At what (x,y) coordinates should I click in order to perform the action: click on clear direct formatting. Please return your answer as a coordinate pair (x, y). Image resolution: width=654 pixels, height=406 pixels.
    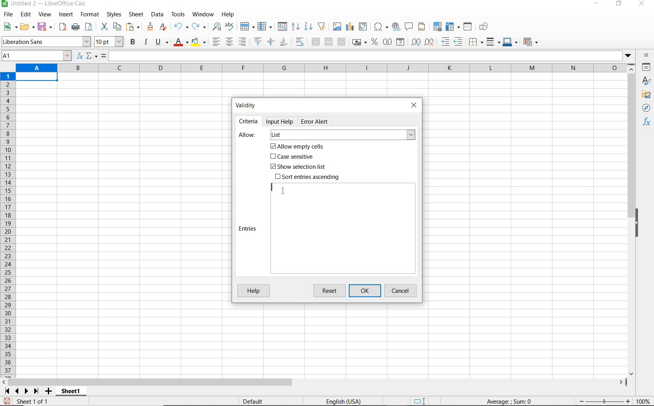
    Looking at the image, I should click on (164, 27).